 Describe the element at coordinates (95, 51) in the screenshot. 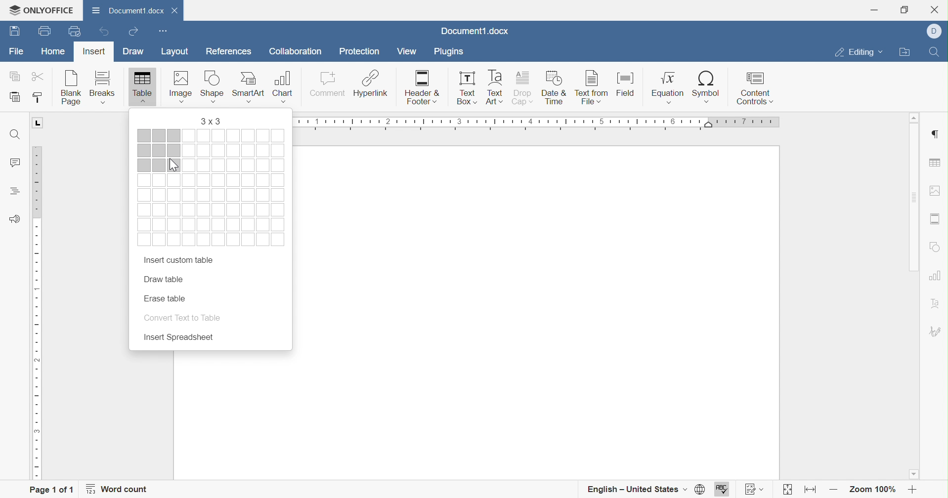

I see `Insert` at that location.